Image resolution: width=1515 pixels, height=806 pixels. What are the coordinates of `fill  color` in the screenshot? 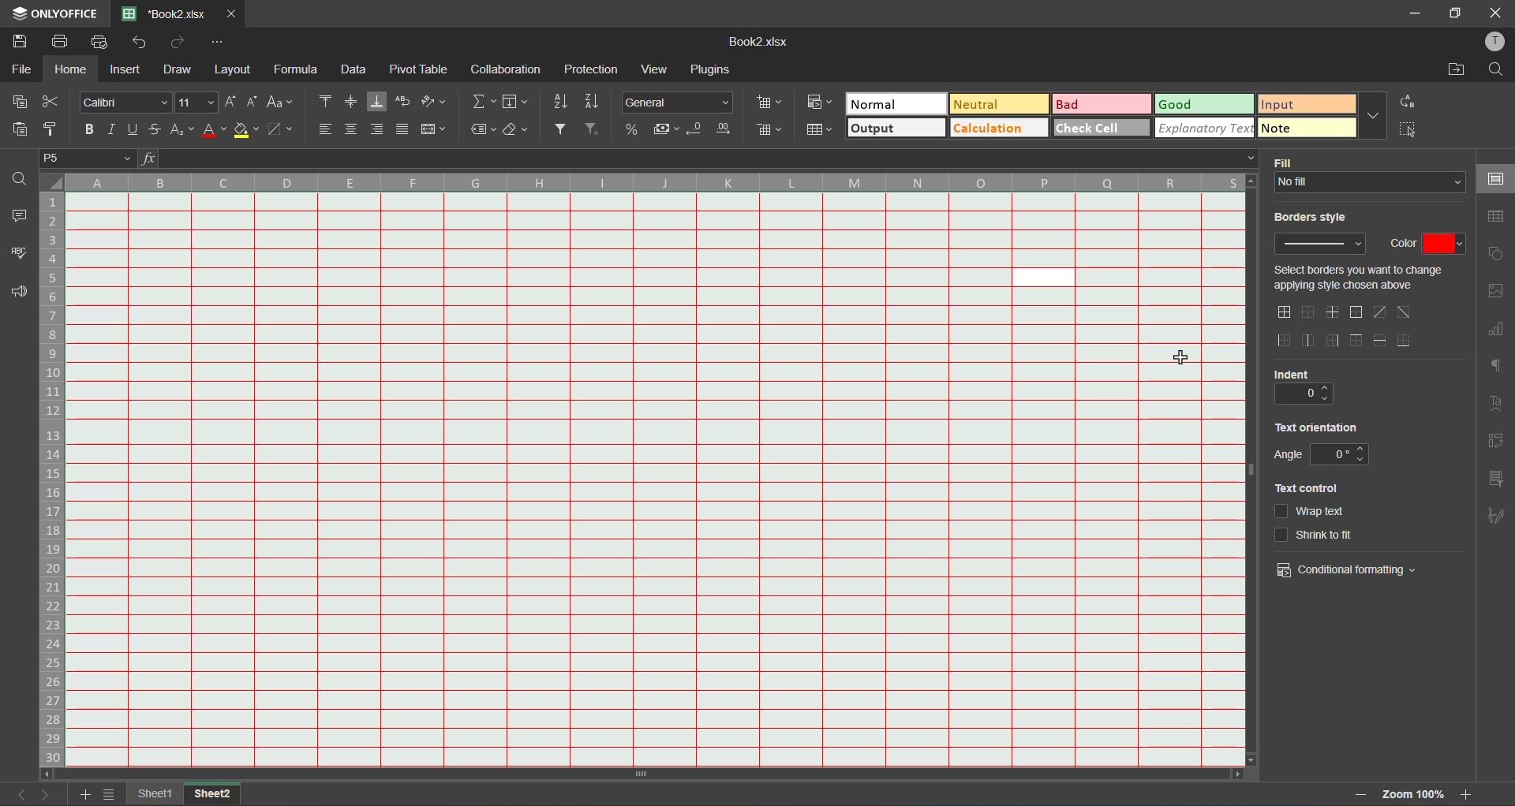 It's located at (248, 132).